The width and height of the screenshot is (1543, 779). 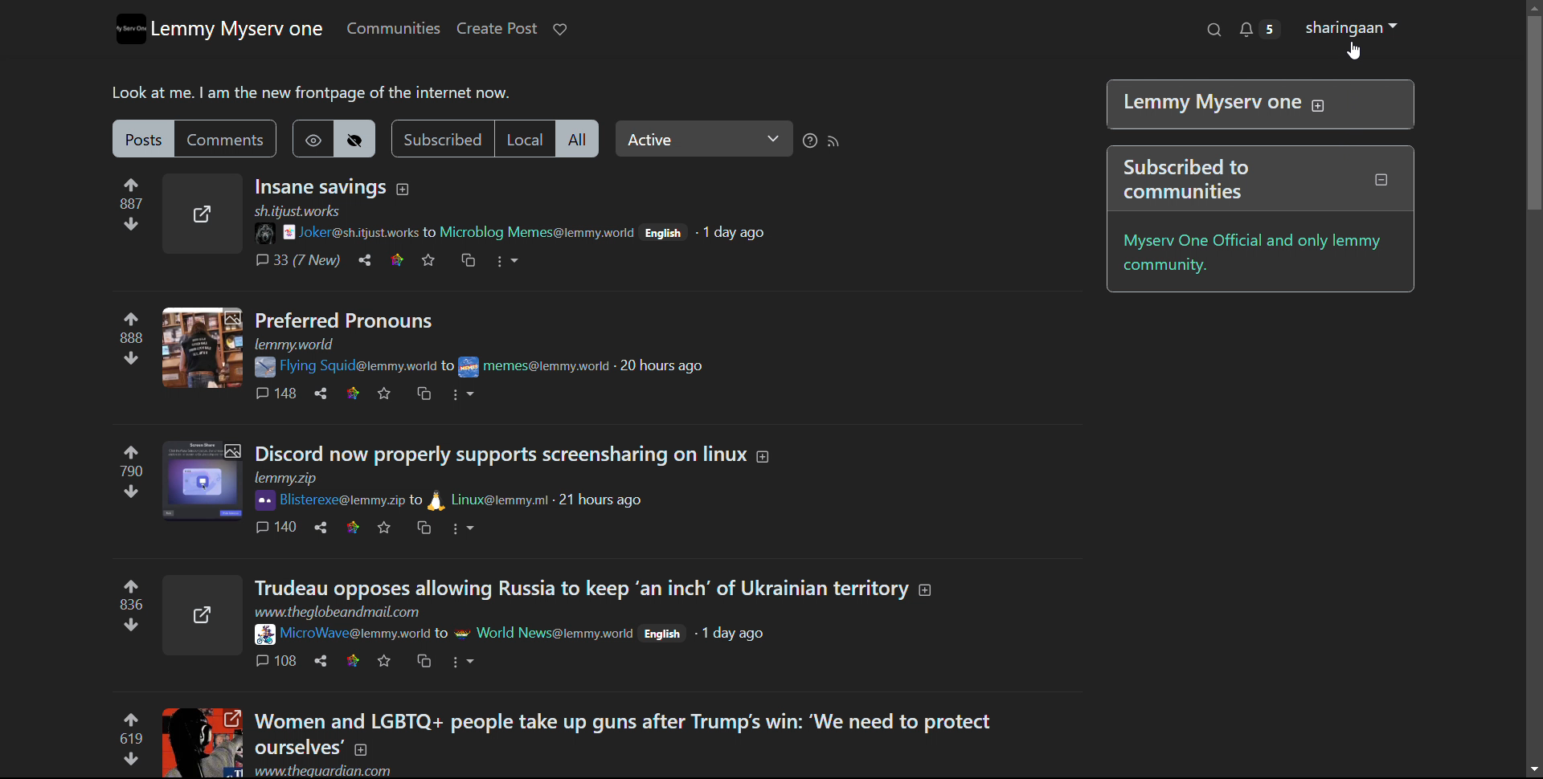 I want to click on Discord now properly support screensharing on linux, so click(x=499, y=455).